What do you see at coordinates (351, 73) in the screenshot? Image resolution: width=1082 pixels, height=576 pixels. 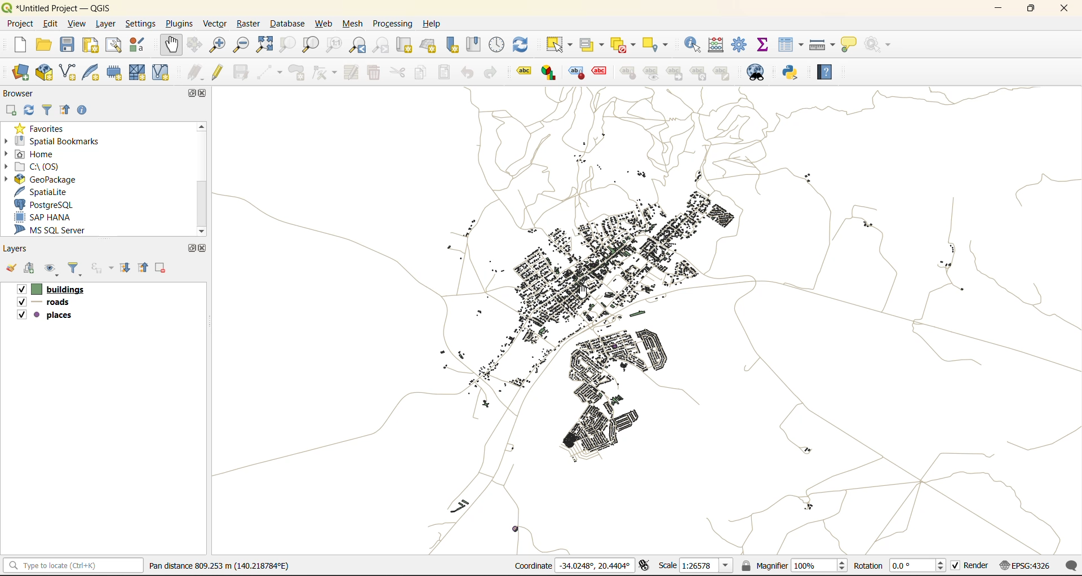 I see `modify` at bounding box center [351, 73].